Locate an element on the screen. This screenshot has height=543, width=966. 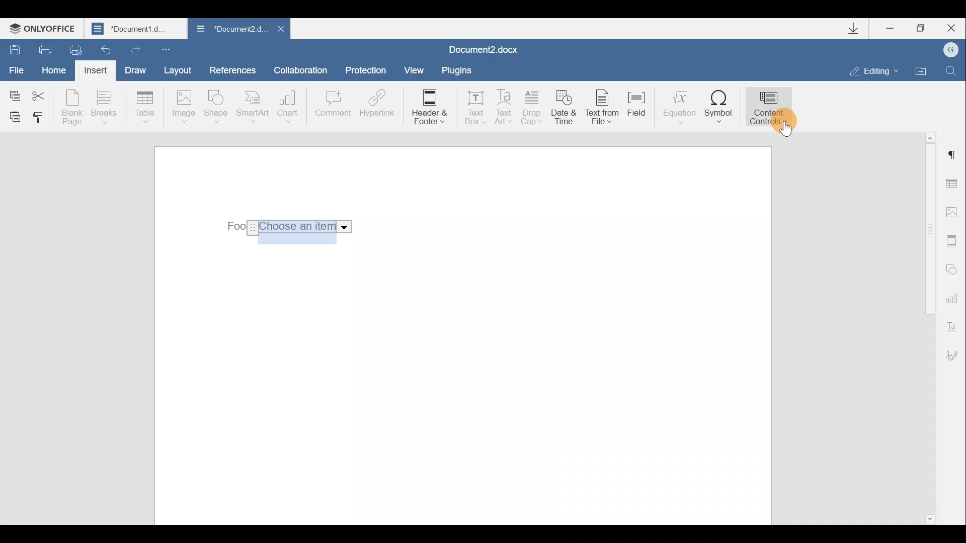
Save is located at coordinates (12, 48).